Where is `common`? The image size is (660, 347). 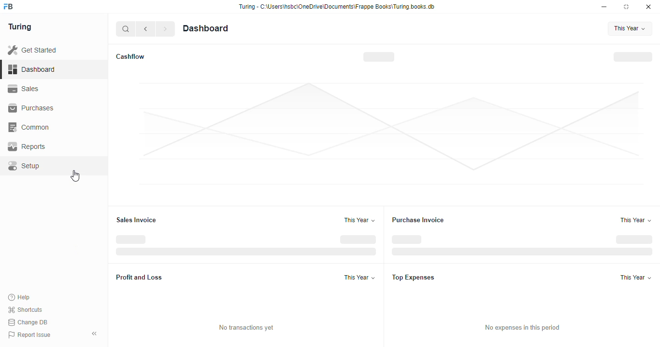 common is located at coordinates (29, 127).